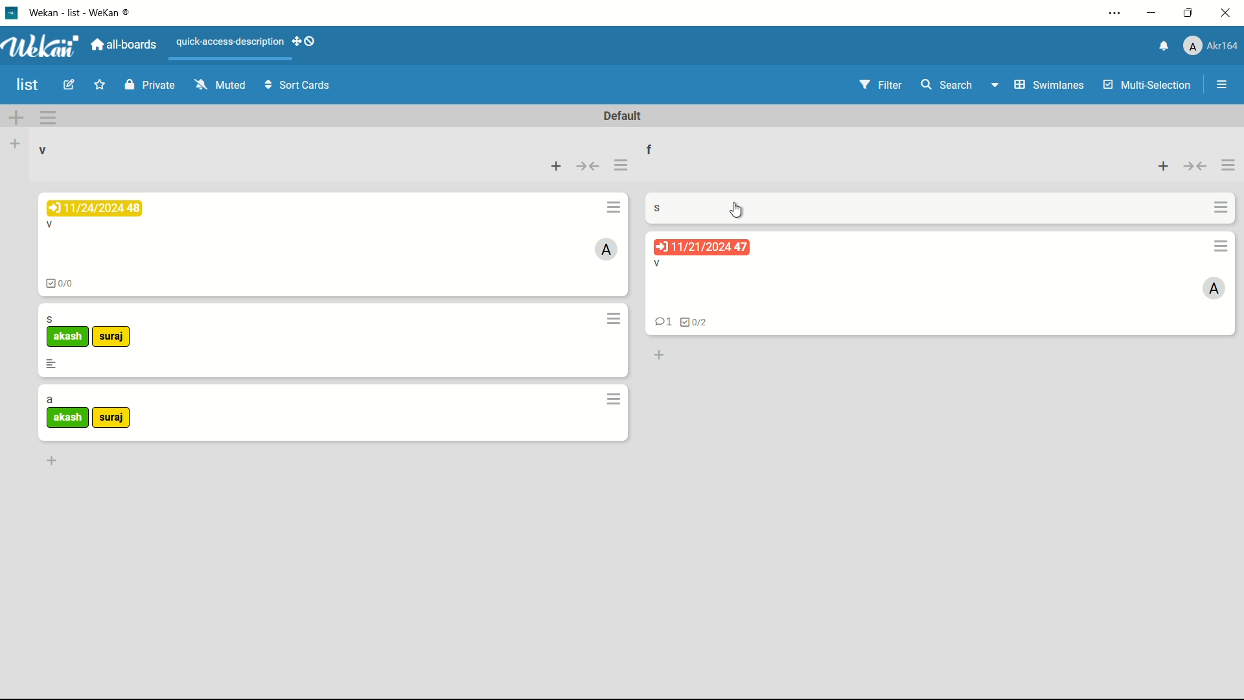 The image size is (1244, 700). Describe the element at coordinates (231, 42) in the screenshot. I see `quick-access-description` at that location.